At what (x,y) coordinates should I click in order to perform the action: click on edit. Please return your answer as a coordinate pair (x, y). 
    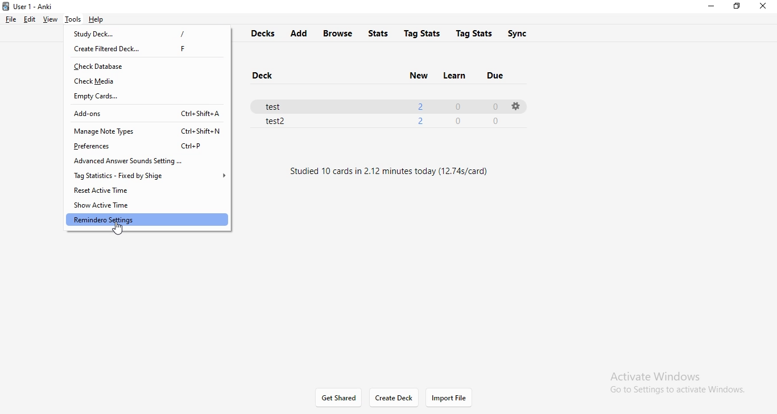
    Looking at the image, I should click on (28, 19).